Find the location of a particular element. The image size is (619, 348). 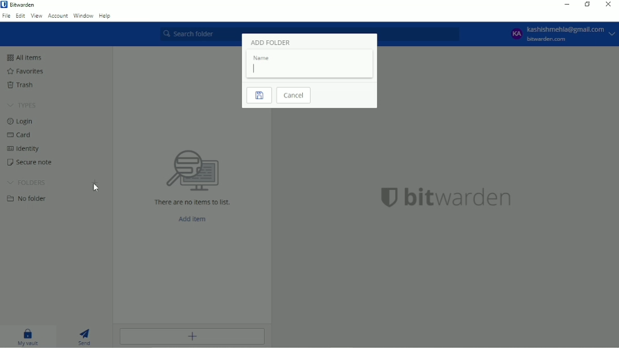

Folders is located at coordinates (27, 182).